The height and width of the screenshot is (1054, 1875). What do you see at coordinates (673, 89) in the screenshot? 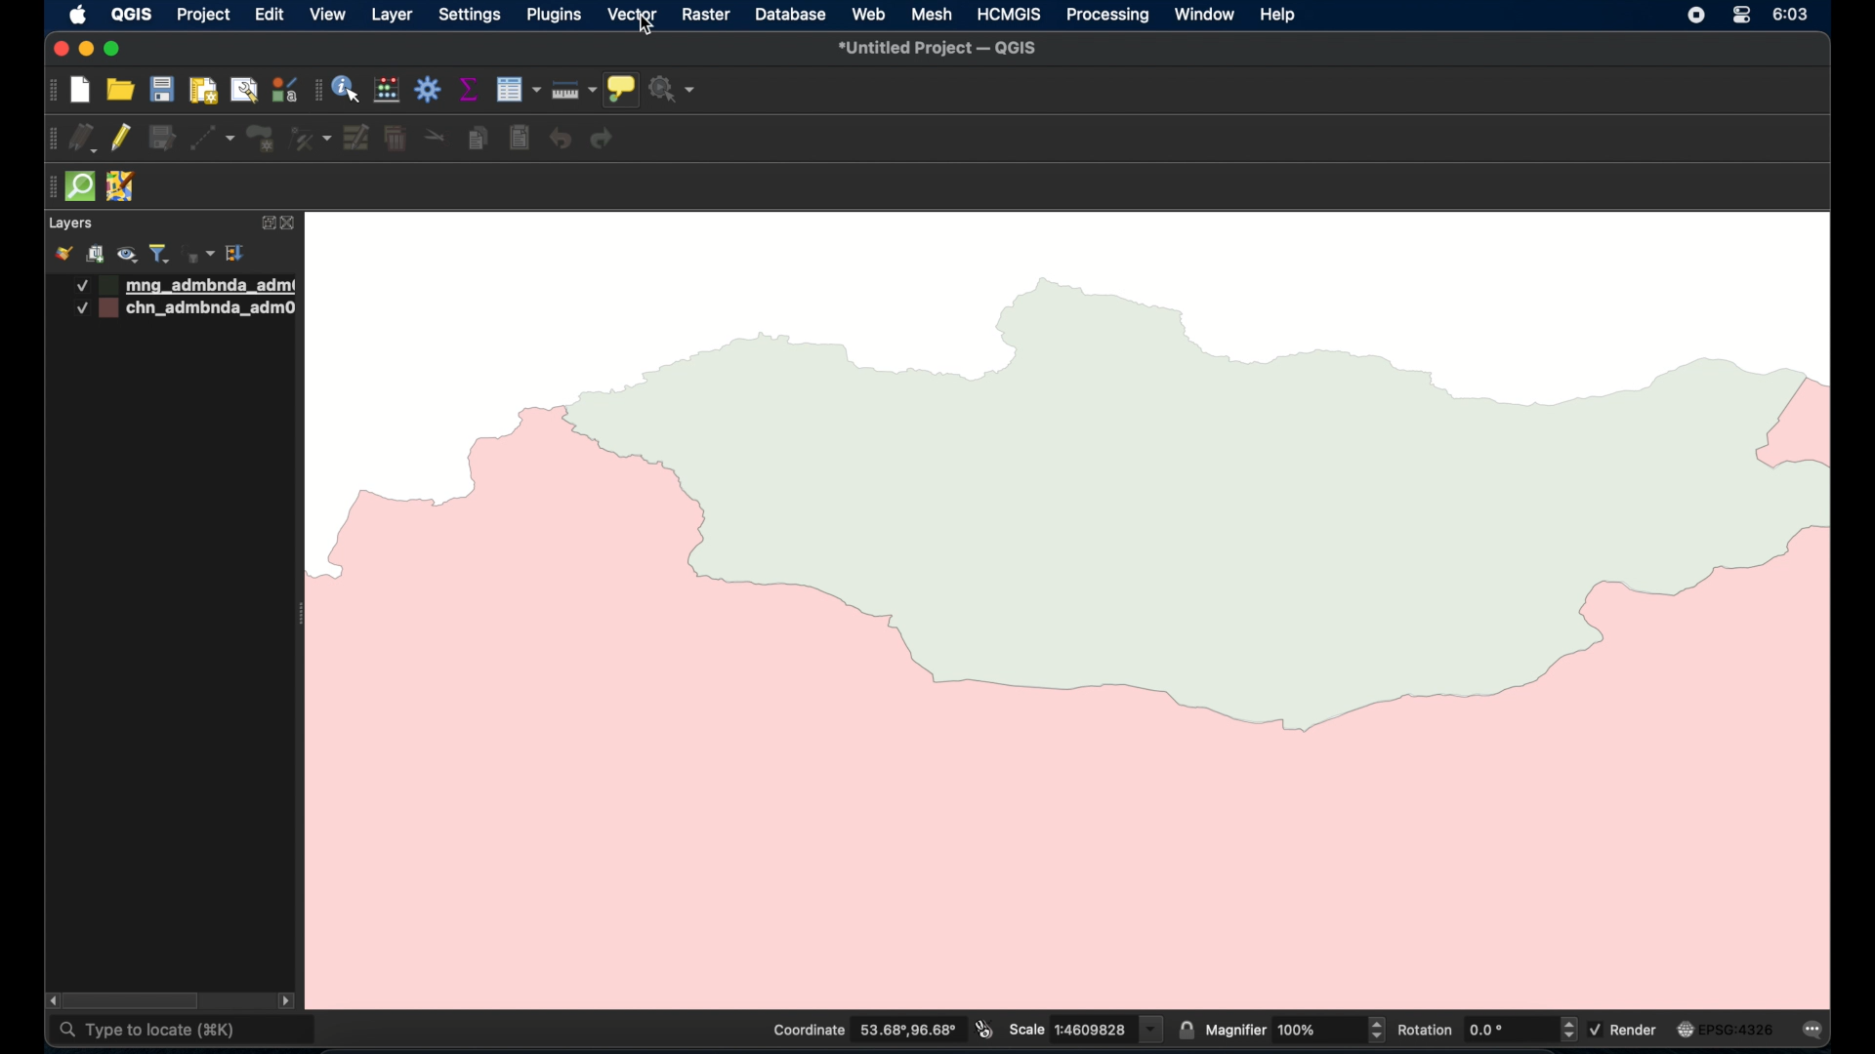
I see `no action selected` at bounding box center [673, 89].